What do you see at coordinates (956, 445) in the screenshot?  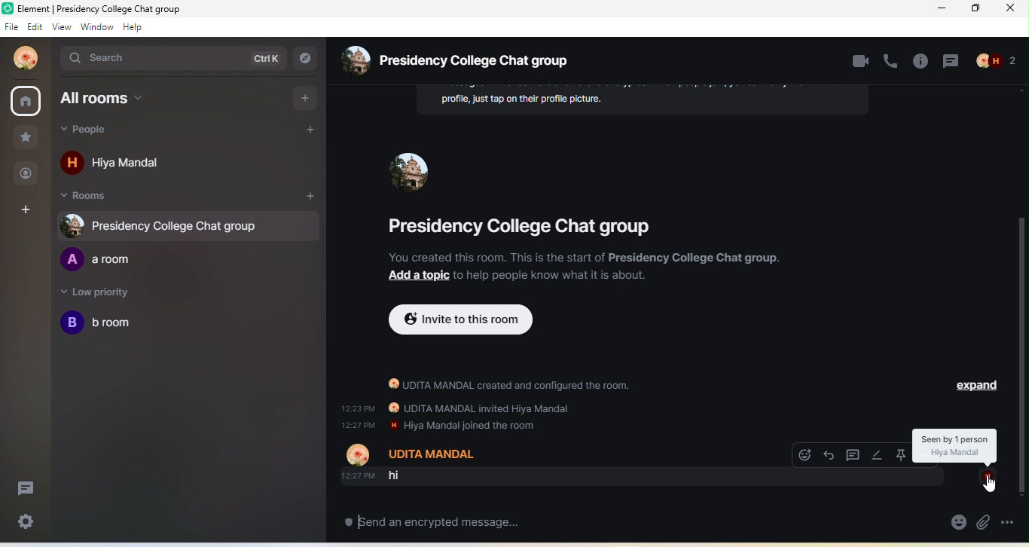 I see `Checked message seen by 1 members ` at bounding box center [956, 445].